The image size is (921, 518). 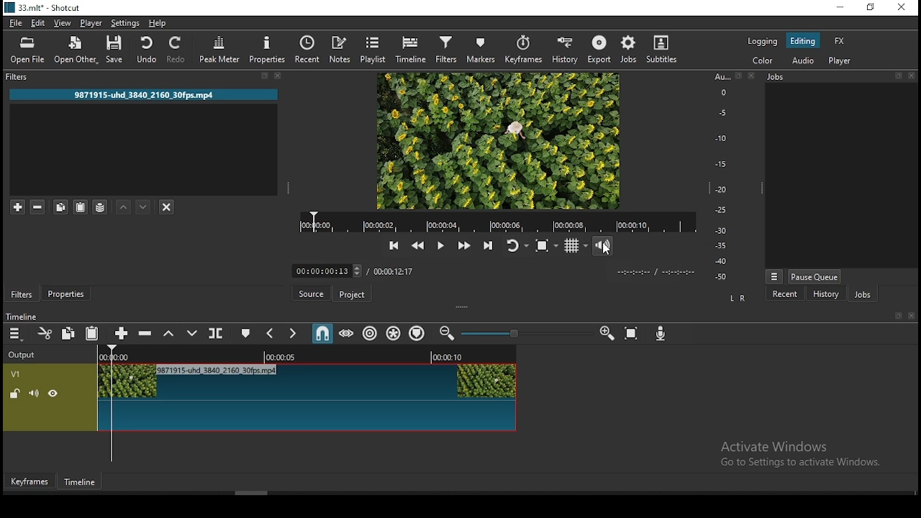 What do you see at coordinates (564, 49) in the screenshot?
I see `history` at bounding box center [564, 49].